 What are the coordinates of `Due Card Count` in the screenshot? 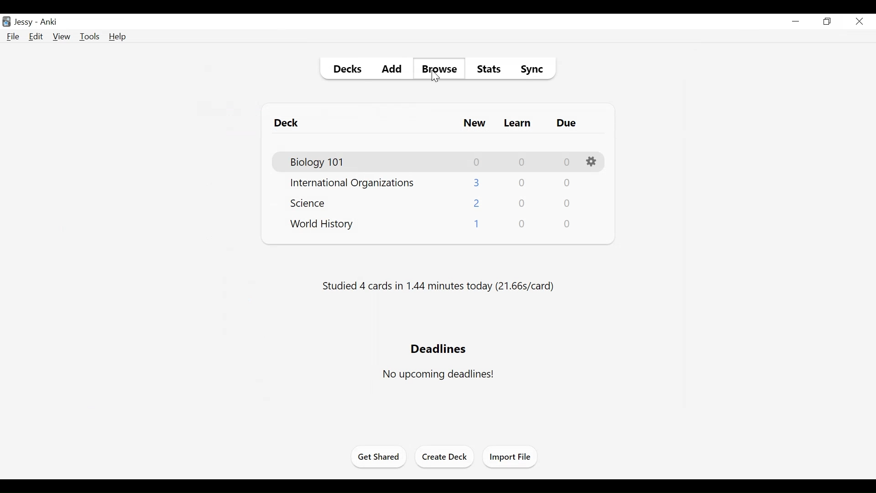 It's located at (567, 203).